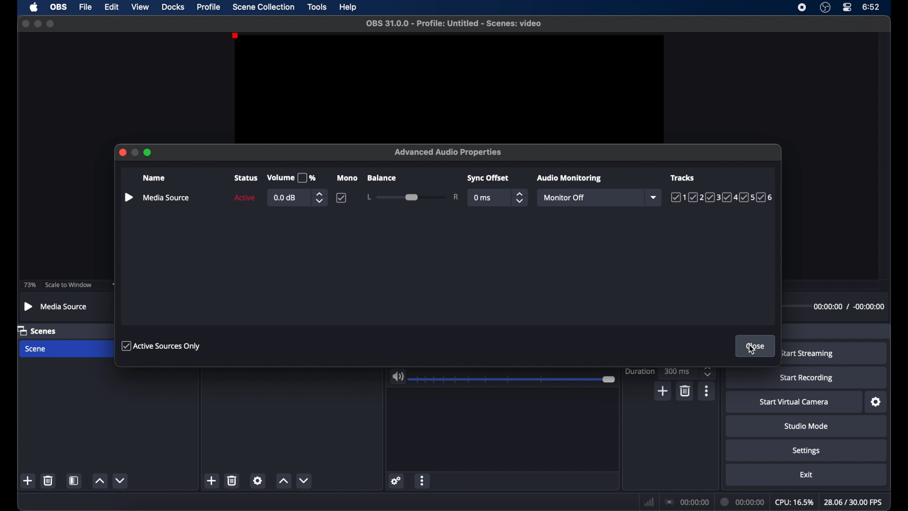  What do you see at coordinates (876, 402) in the screenshot?
I see `settings` at bounding box center [876, 402].